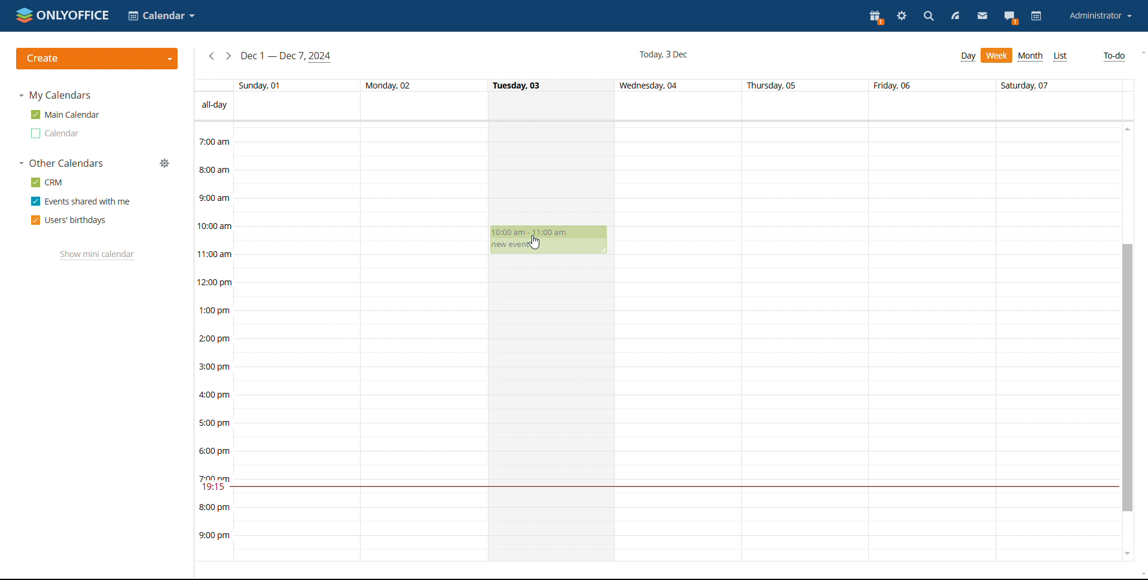  What do you see at coordinates (215, 340) in the screenshot?
I see `2:00pm` at bounding box center [215, 340].